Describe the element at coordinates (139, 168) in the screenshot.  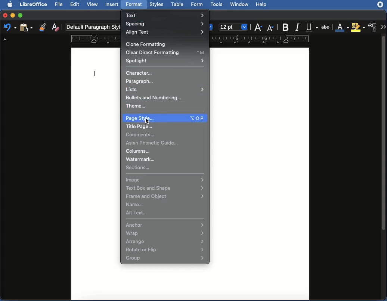
I see `Sections` at that location.